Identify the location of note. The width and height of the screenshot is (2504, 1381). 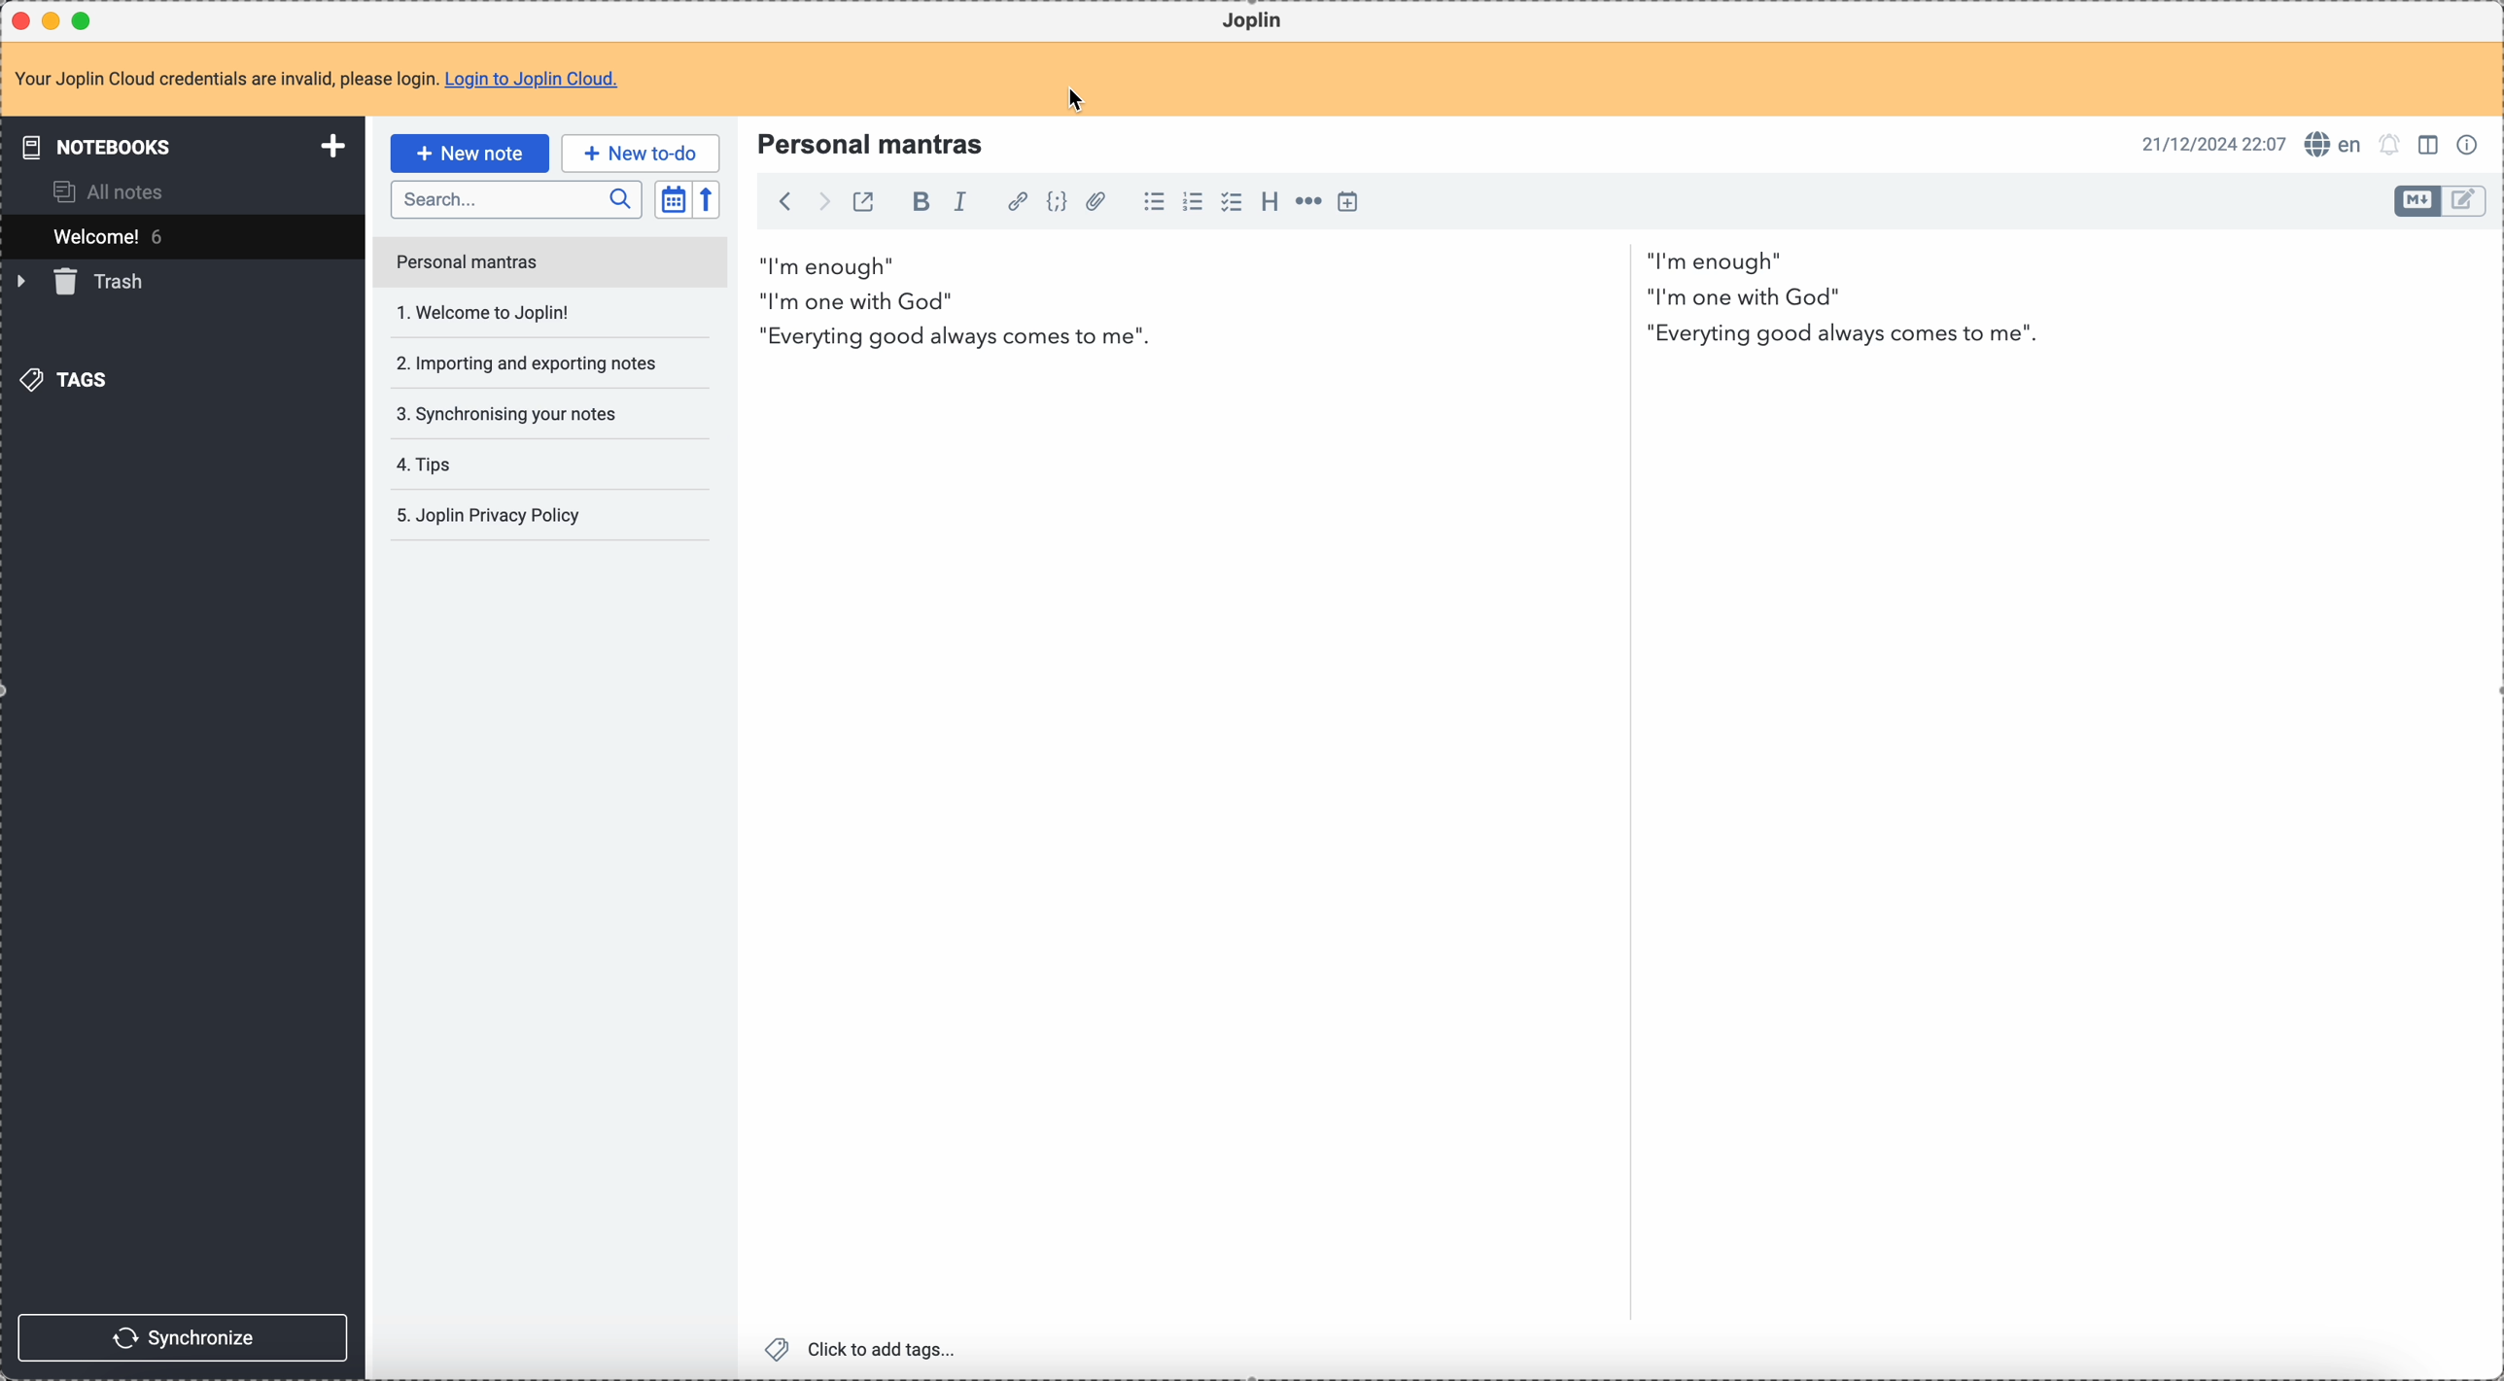
(324, 78).